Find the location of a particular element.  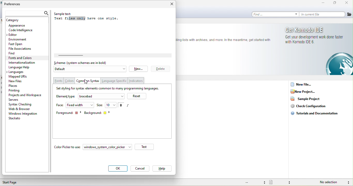

syntax checking is located at coordinates (348, 182).